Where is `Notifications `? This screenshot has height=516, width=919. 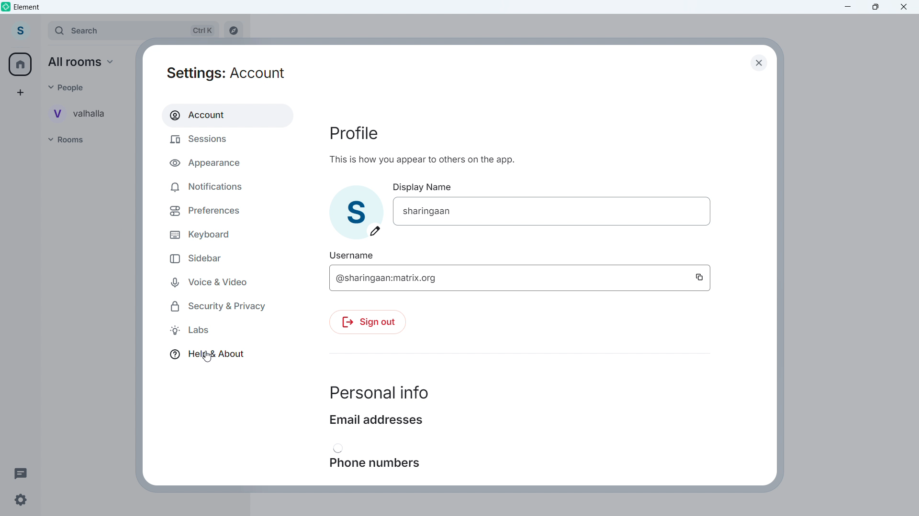
Notifications  is located at coordinates (213, 186).